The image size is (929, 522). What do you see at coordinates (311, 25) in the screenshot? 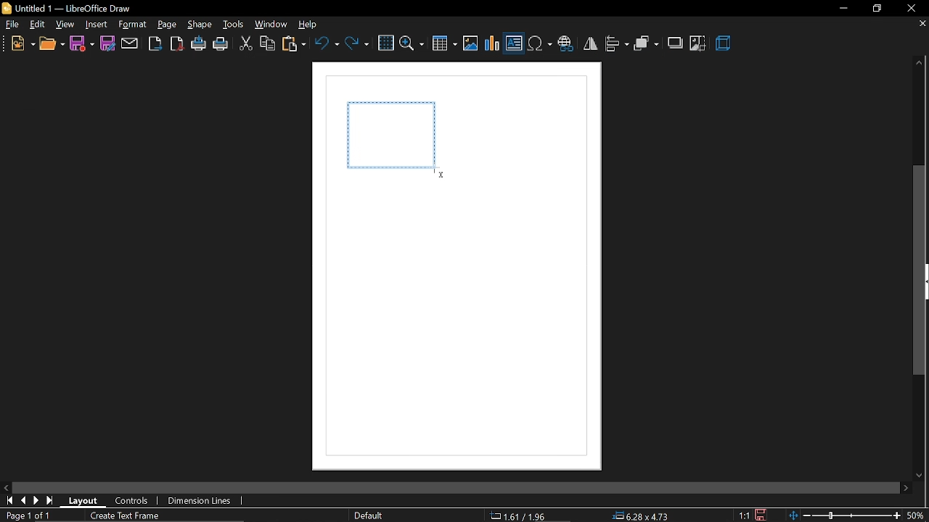
I see `help` at bounding box center [311, 25].